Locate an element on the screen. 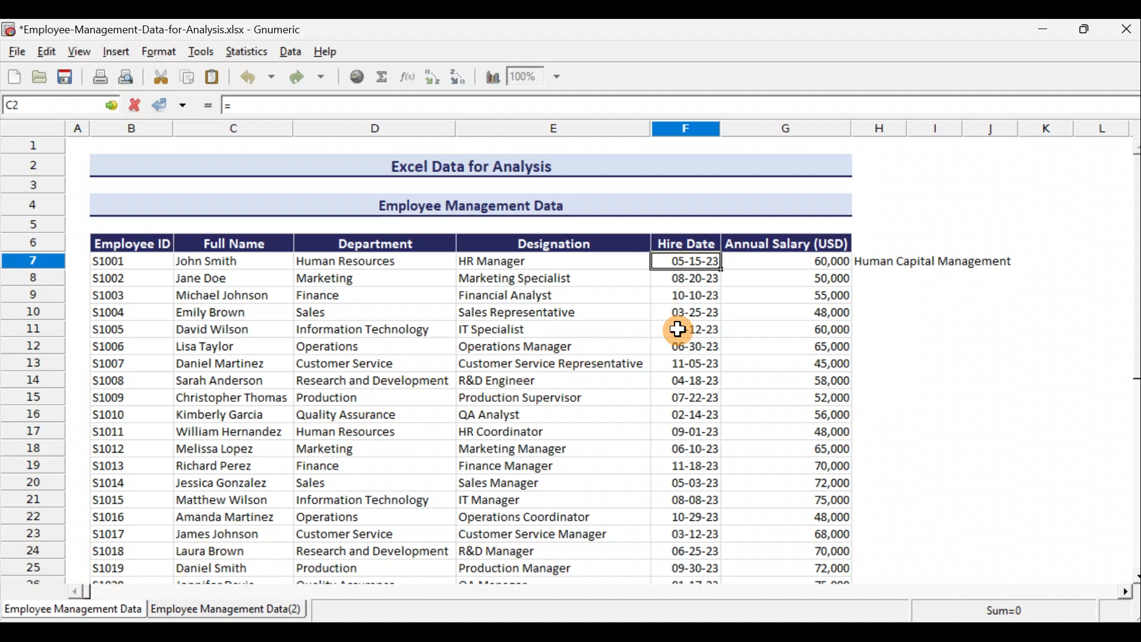 The height and width of the screenshot is (642, 1141). Help is located at coordinates (326, 53).